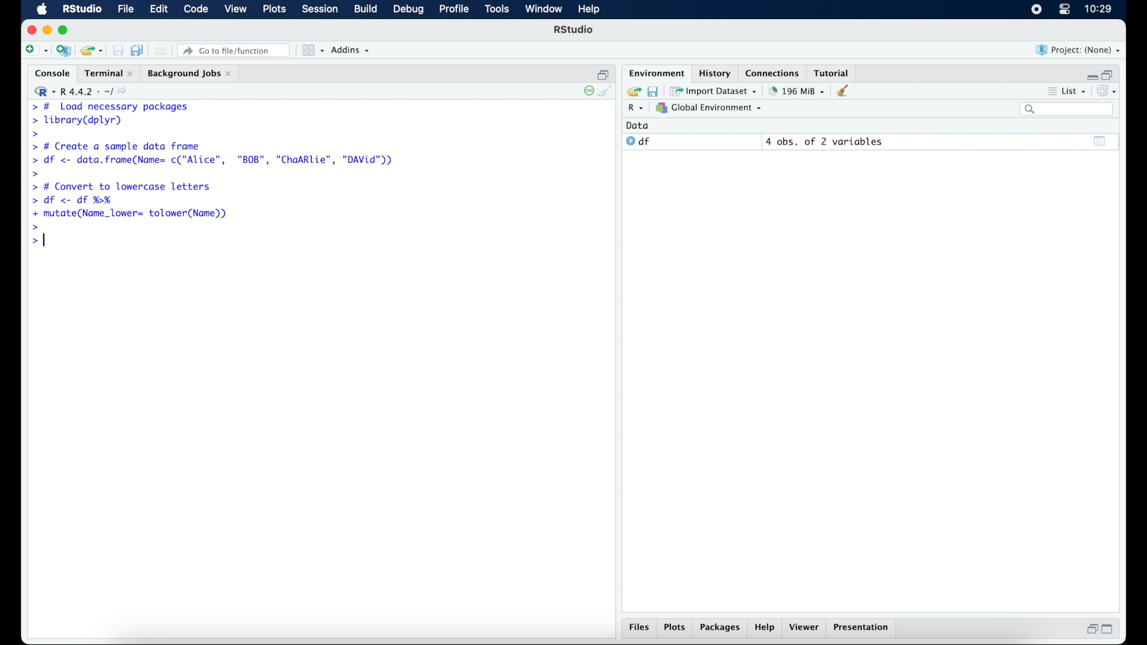  What do you see at coordinates (1100, 140) in the screenshot?
I see `show output  window` at bounding box center [1100, 140].